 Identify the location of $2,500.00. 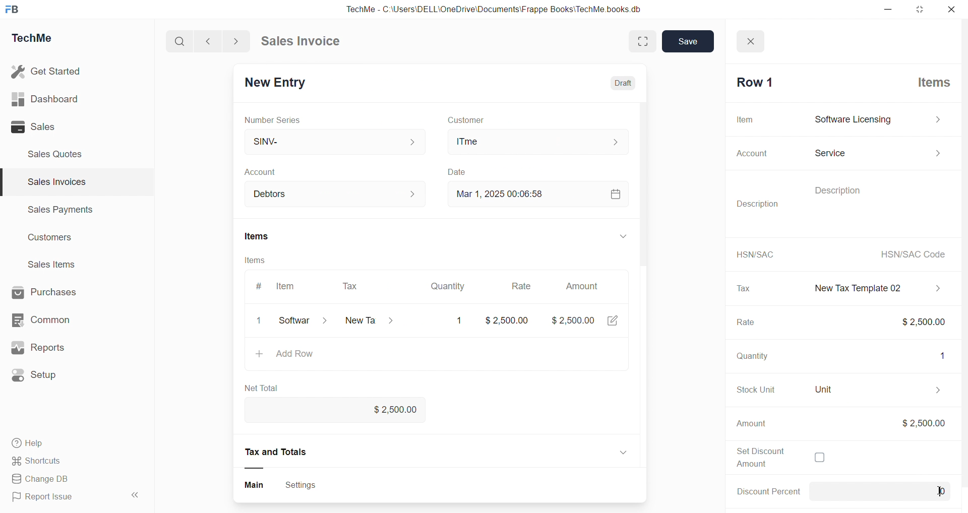
(922, 423).